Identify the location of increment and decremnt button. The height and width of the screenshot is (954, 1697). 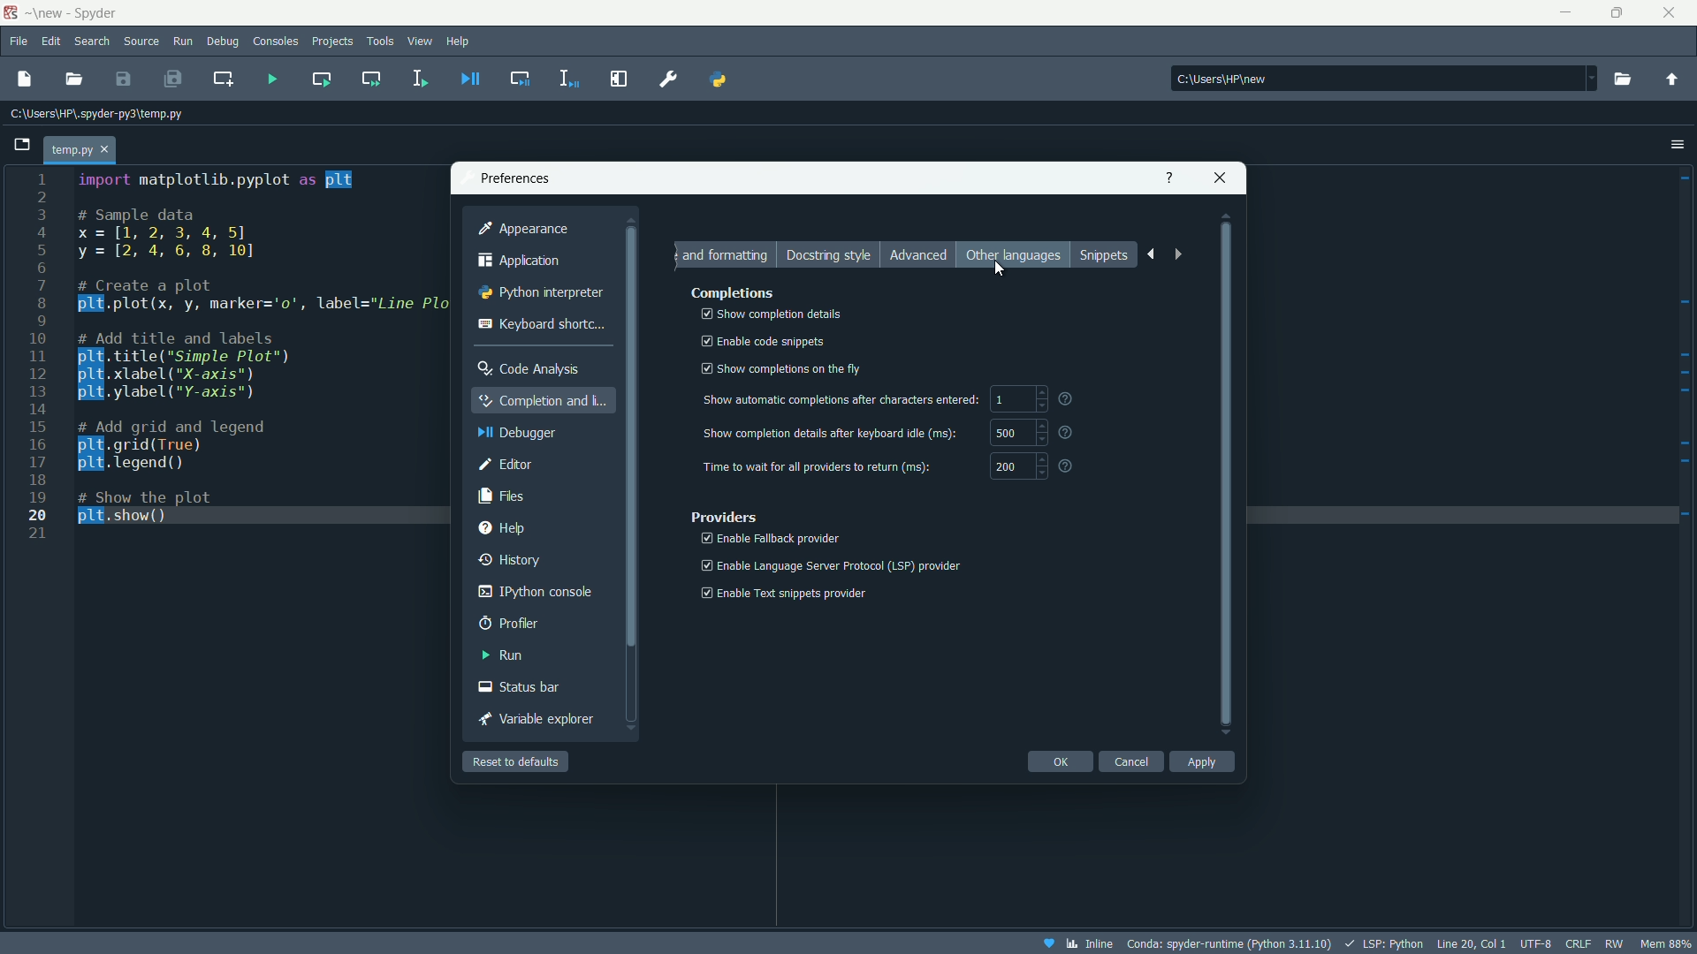
(1039, 399).